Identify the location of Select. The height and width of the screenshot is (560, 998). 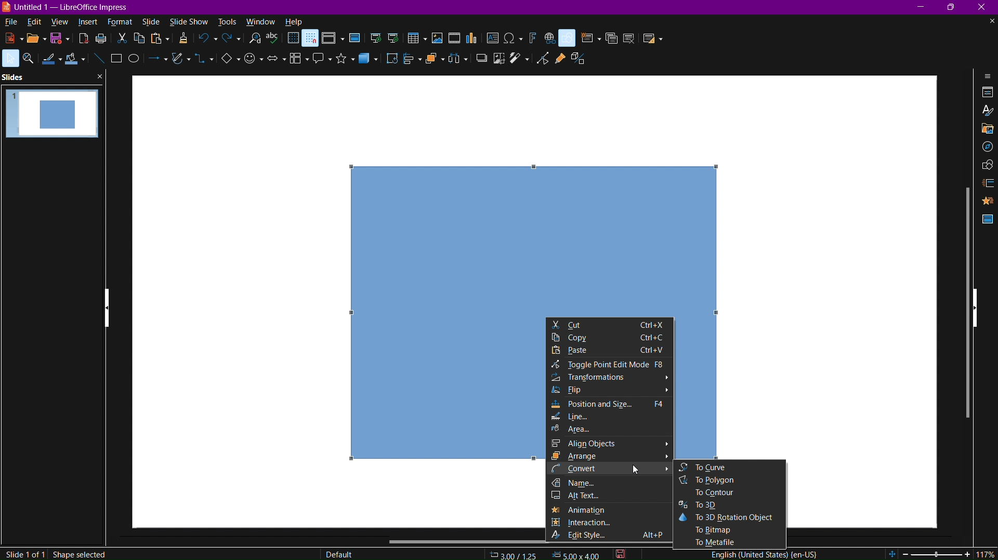
(10, 59).